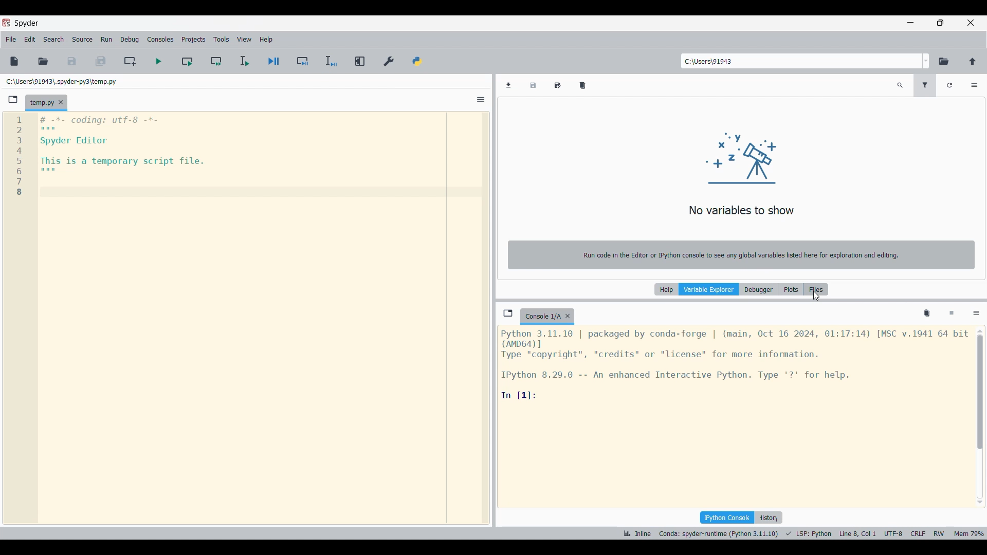 The image size is (987, 555). Describe the element at coordinates (13, 100) in the screenshot. I see `Browse tab` at that location.